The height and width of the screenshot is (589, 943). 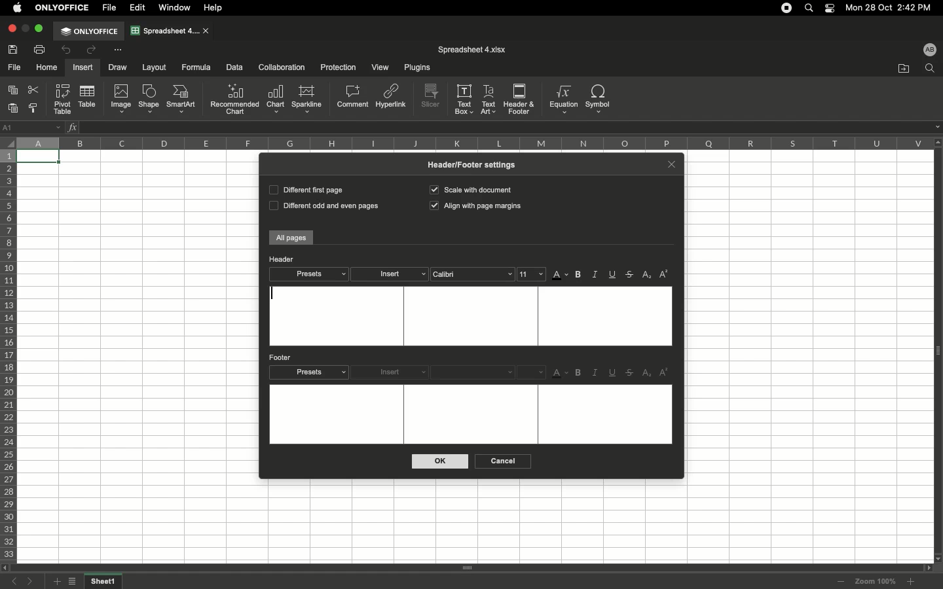 What do you see at coordinates (441, 461) in the screenshot?
I see `OK` at bounding box center [441, 461].